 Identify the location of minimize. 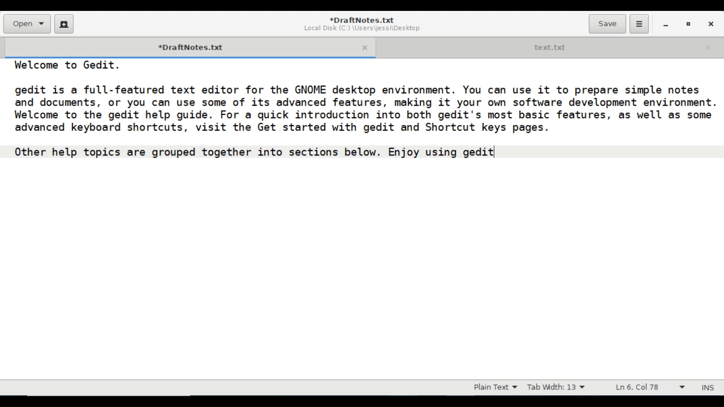
(666, 24).